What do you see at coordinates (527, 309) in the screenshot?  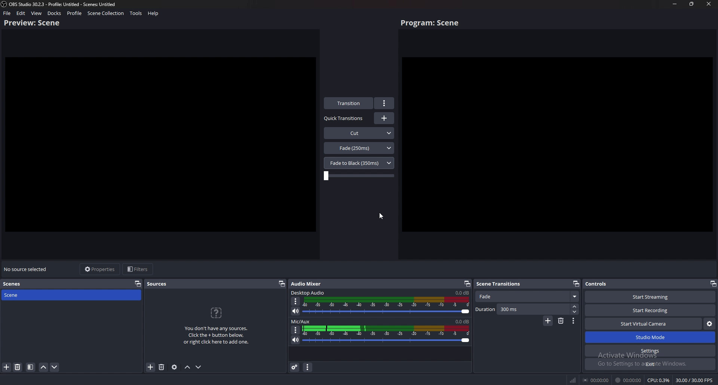 I see `Duration` at bounding box center [527, 309].